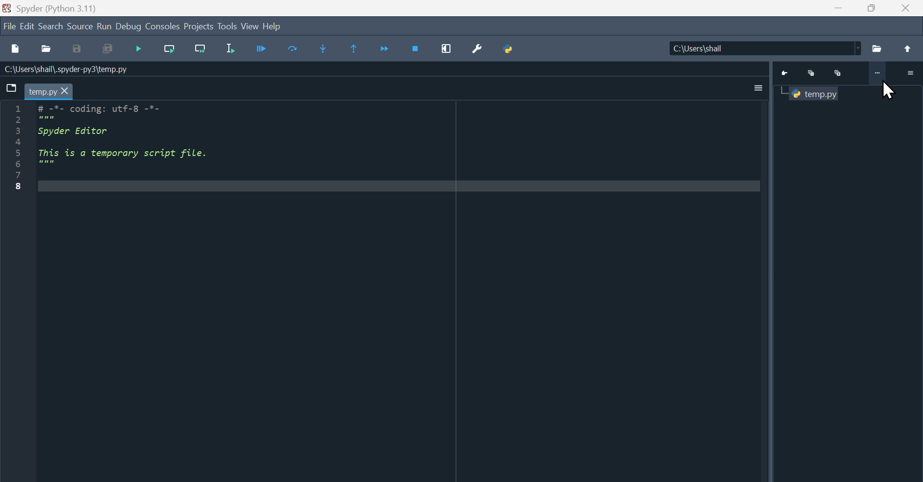 The image size is (923, 482). I want to click on open file, so click(46, 49).